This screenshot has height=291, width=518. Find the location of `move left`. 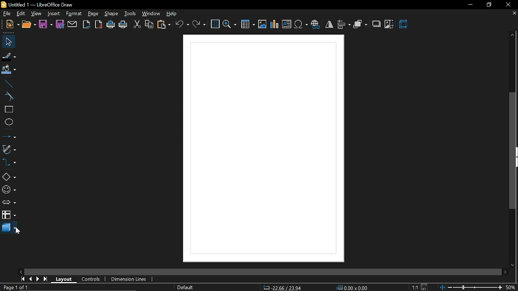

move left is located at coordinates (21, 272).